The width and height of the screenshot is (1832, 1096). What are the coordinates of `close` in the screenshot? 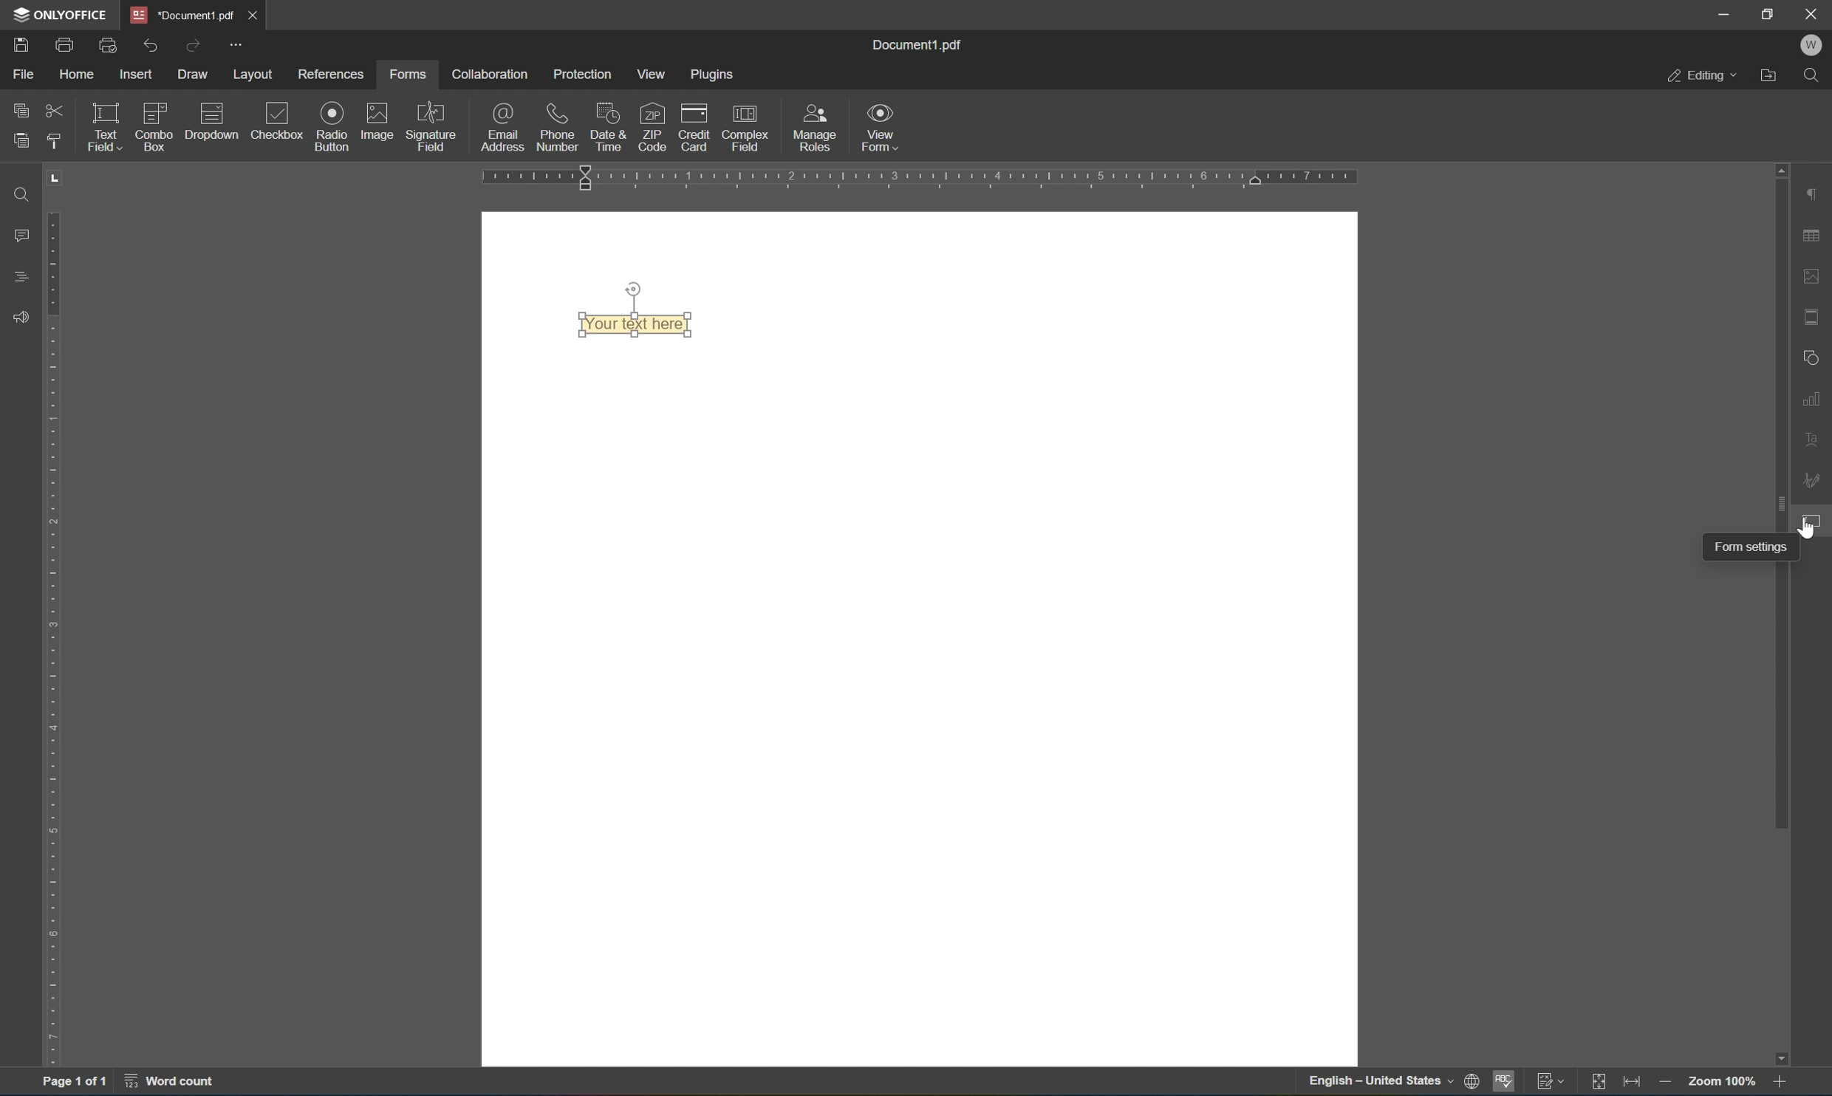 It's located at (250, 13).